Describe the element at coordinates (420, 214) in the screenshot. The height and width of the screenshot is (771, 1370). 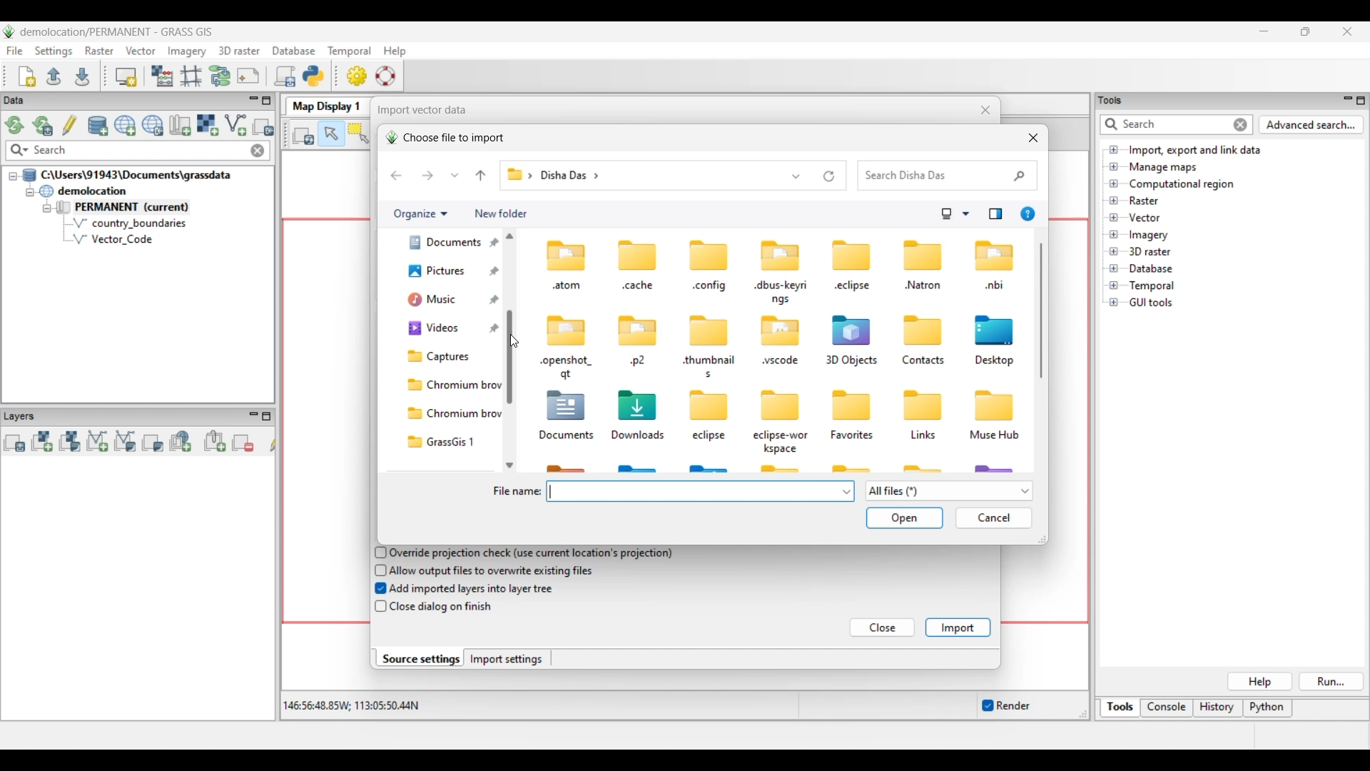
I see `Organize current folder` at that location.